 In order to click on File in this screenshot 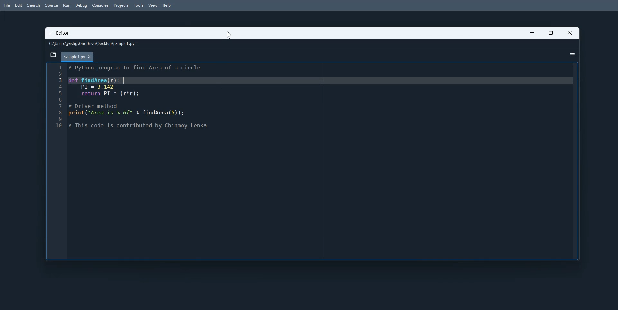, I will do `click(6, 5)`.